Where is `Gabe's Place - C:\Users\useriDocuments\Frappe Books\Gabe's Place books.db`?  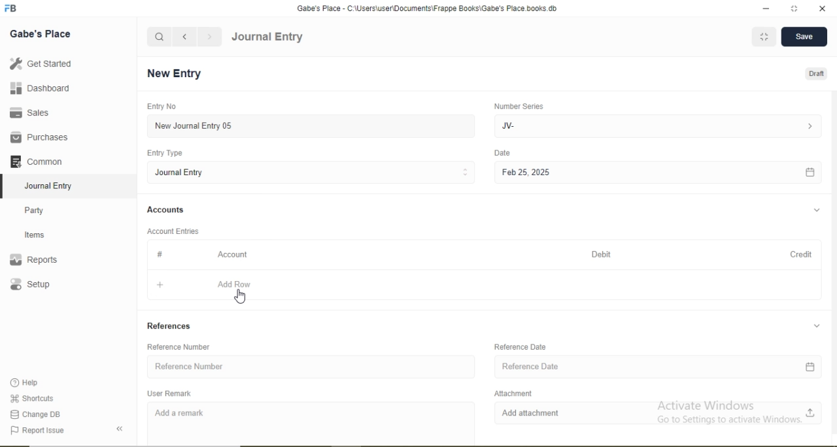
Gabe's Place - C:\Users\useriDocuments\Frappe Books\Gabe's Place books.db is located at coordinates (428, 8).